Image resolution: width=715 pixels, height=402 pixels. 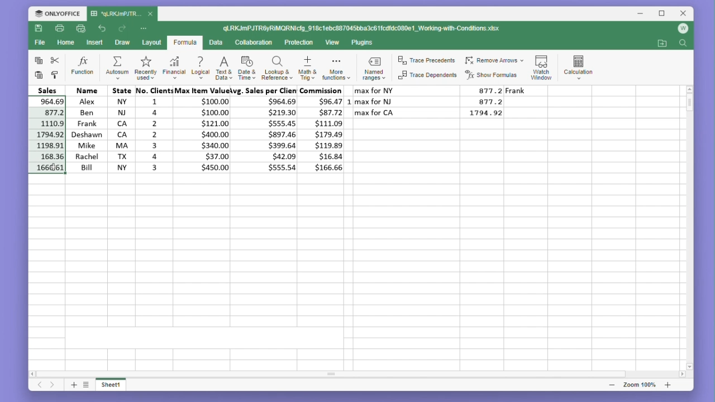 What do you see at coordinates (323, 129) in the screenshot?
I see `commission` at bounding box center [323, 129].